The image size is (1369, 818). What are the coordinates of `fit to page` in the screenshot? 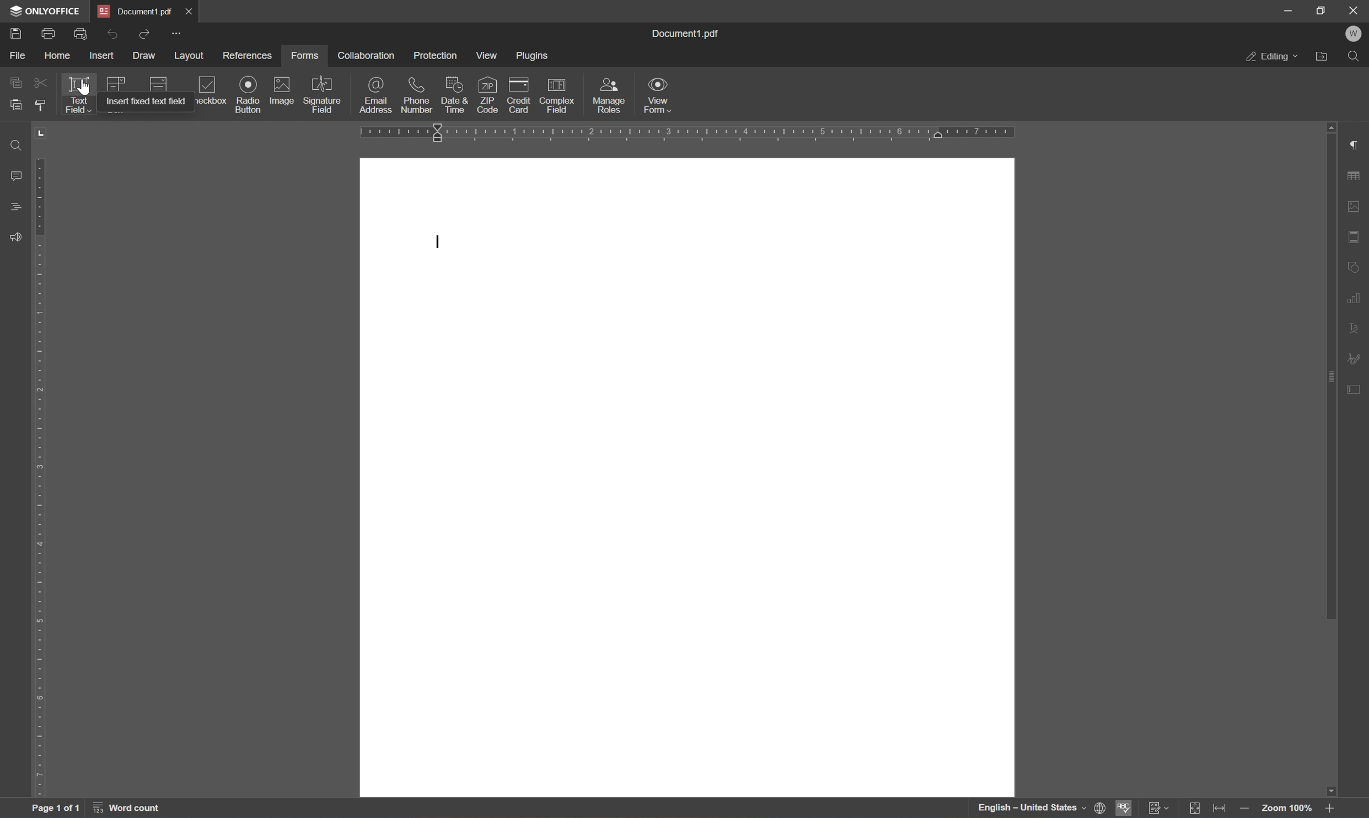 It's located at (1196, 808).